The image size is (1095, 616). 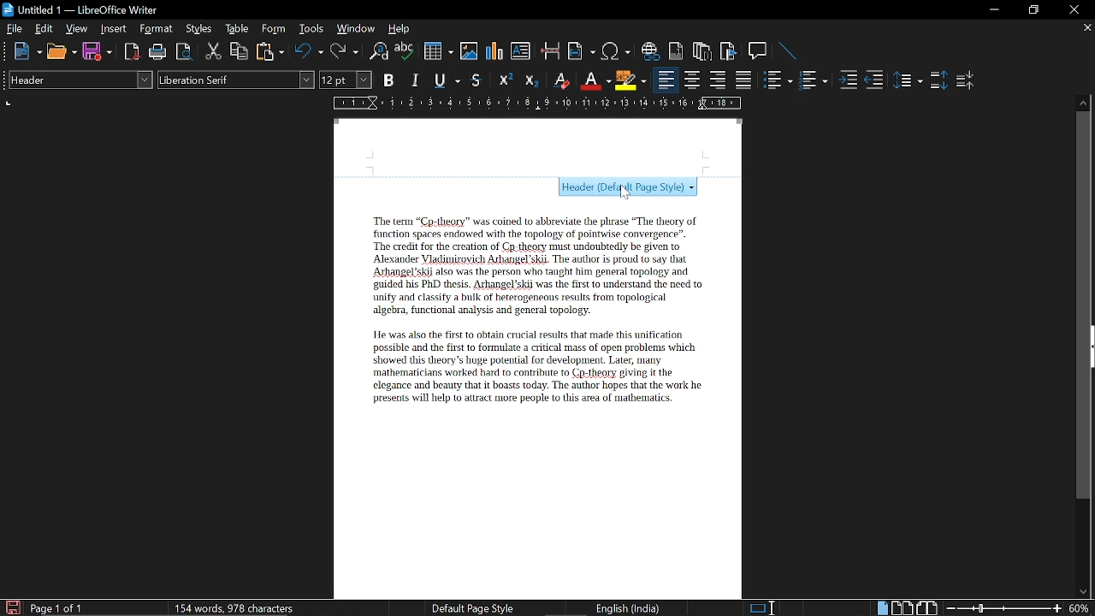 What do you see at coordinates (183, 52) in the screenshot?
I see `Toggle preview` at bounding box center [183, 52].